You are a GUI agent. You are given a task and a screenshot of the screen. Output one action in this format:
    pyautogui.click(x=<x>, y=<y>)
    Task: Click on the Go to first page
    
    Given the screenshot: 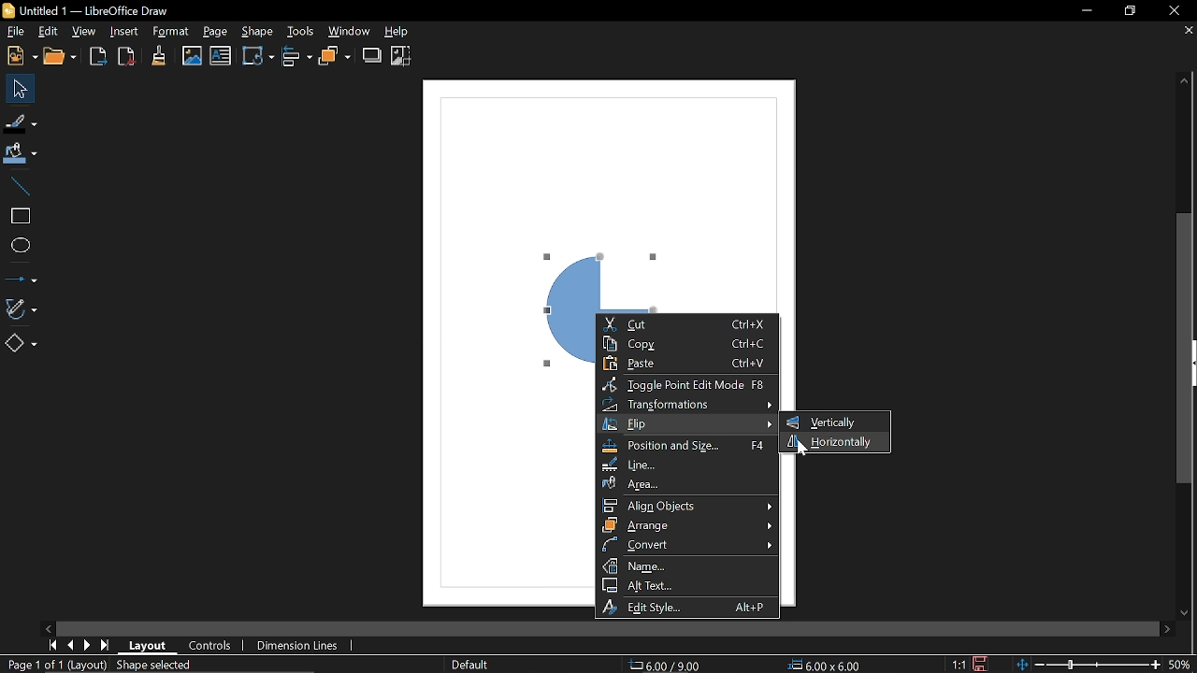 What is the action you would take?
    pyautogui.click(x=54, y=645)
    